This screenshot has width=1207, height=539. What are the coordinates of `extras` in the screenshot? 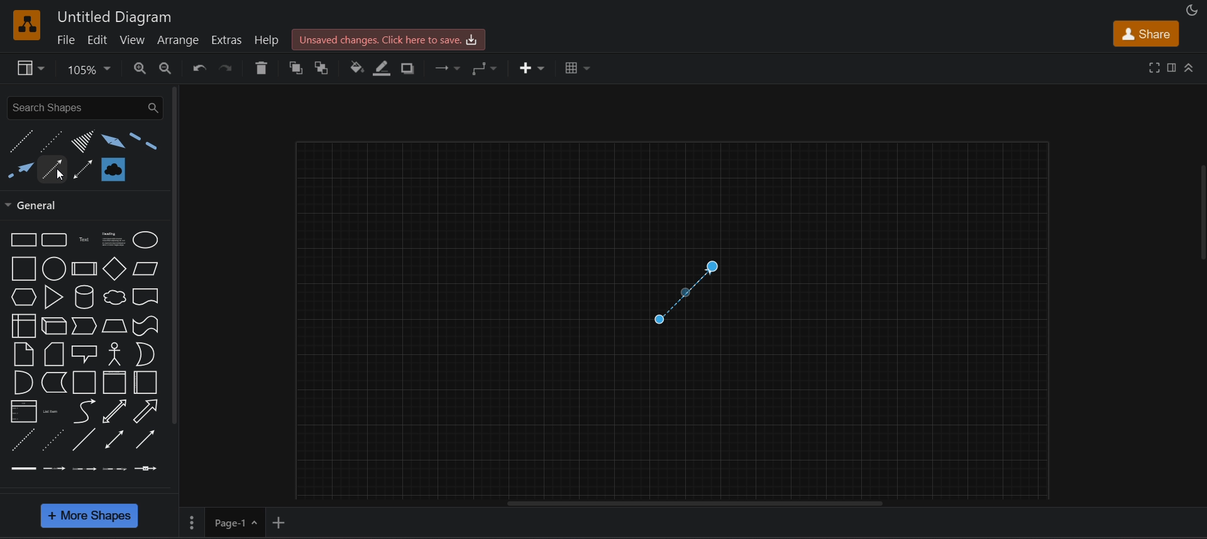 It's located at (227, 40).